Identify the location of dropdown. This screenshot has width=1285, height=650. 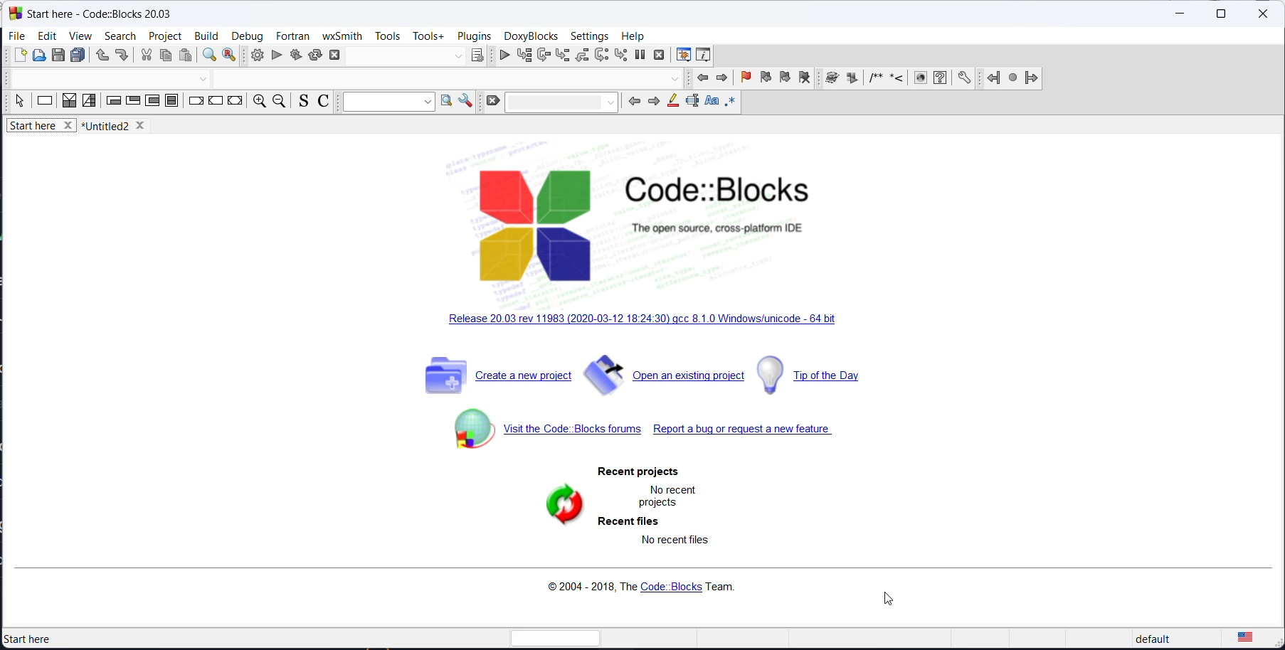
(563, 101).